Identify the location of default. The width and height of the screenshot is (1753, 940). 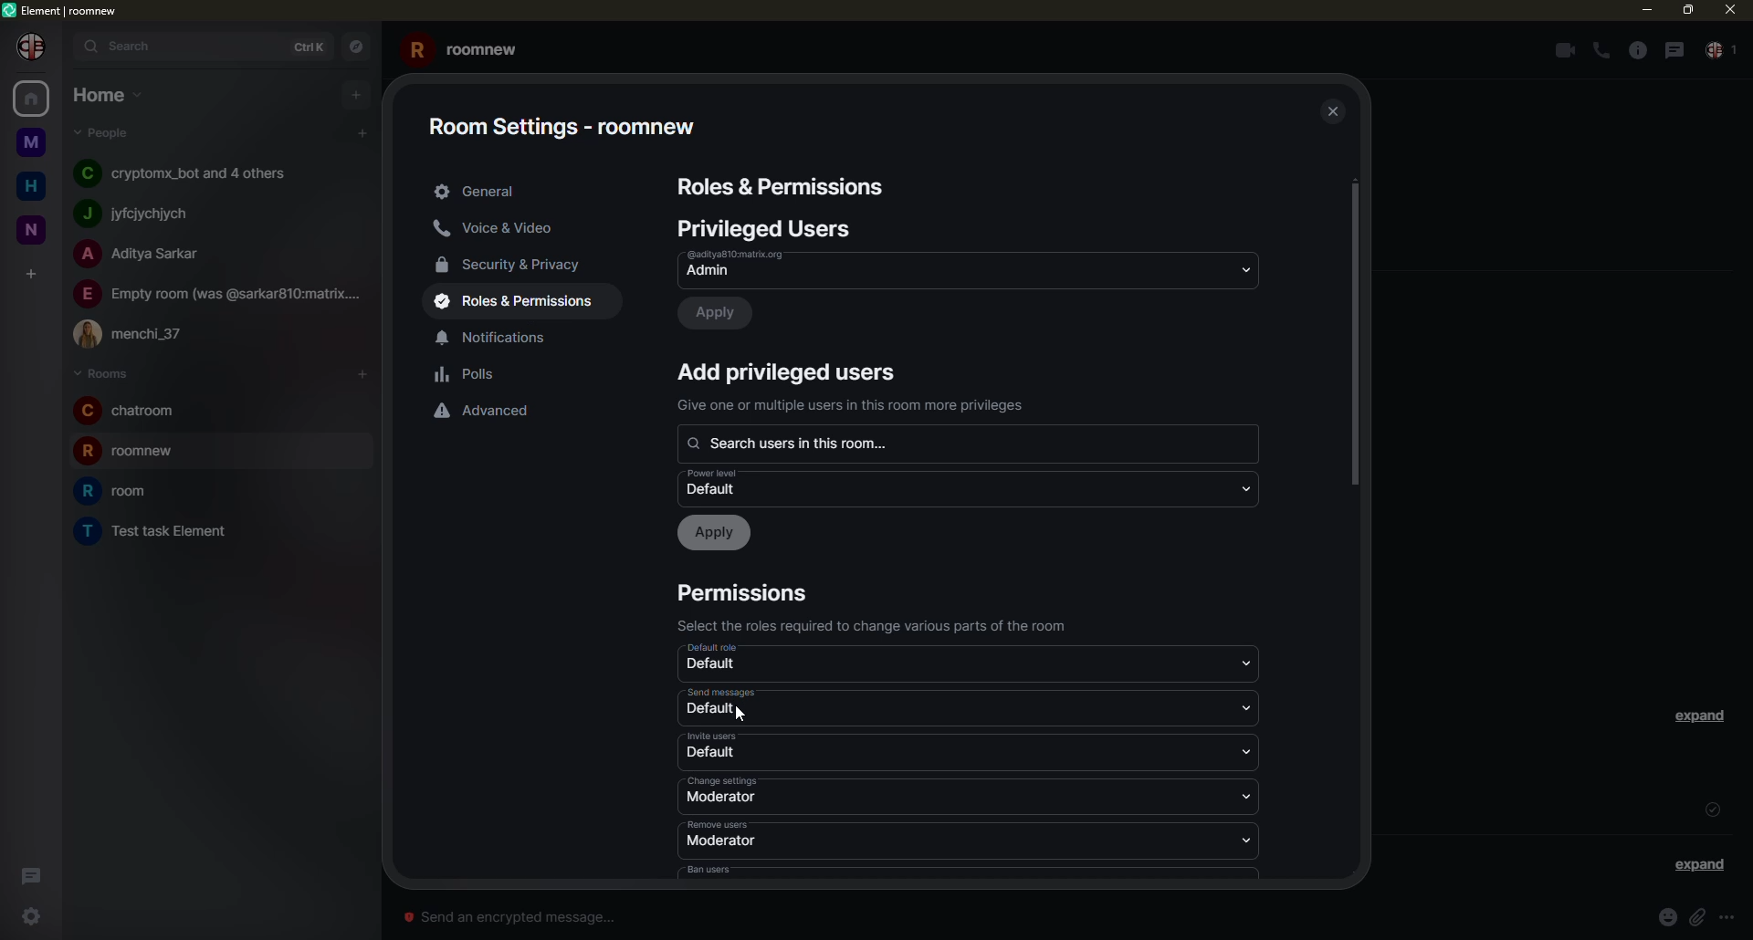
(716, 711).